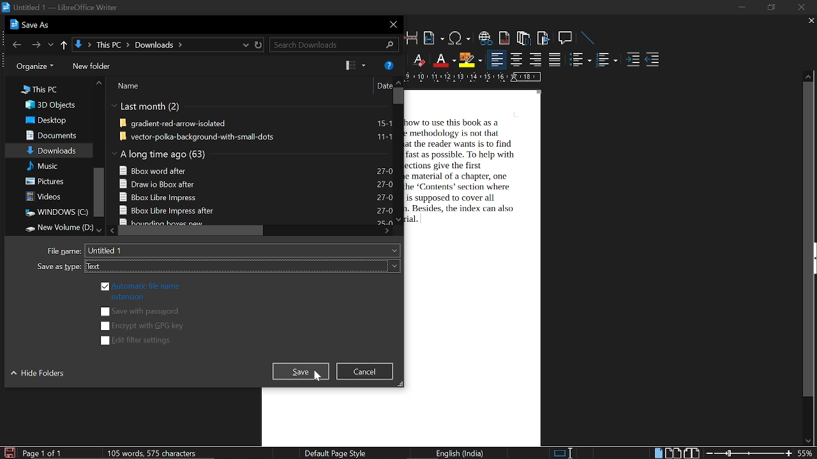 This screenshot has height=459, width=817. What do you see at coordinates (99, 84) in the screenshot?
I see `move up` at bounding box center [99, 84].